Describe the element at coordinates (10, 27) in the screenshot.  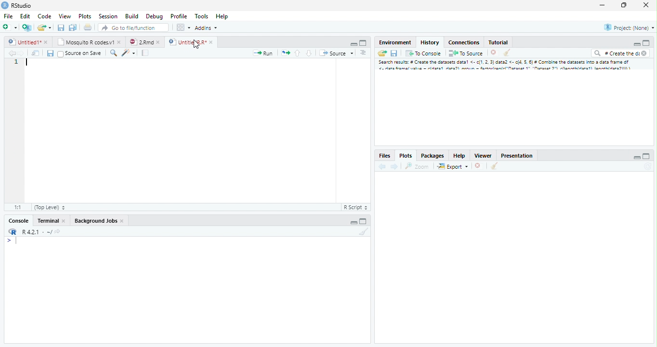
I see `New file` at that location.